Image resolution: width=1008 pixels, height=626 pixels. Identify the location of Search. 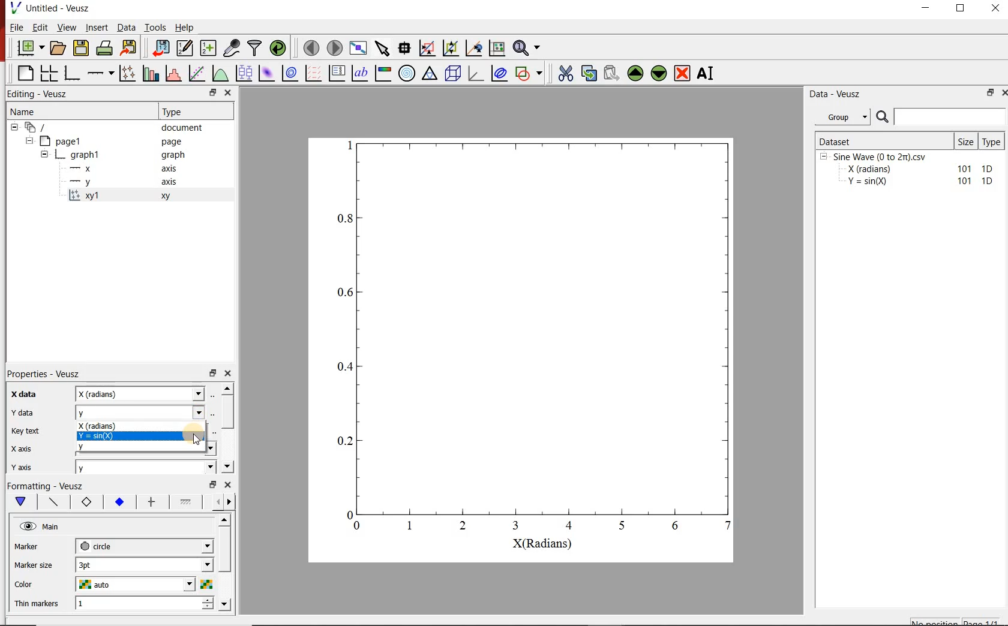
(941, 117).